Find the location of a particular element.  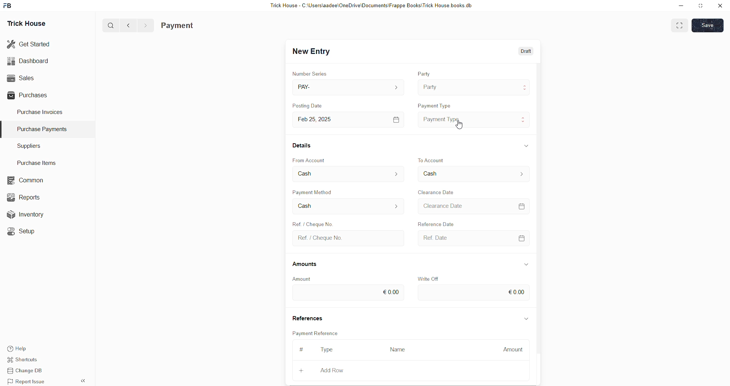

€0.00 is located at coordinates (391, 291).